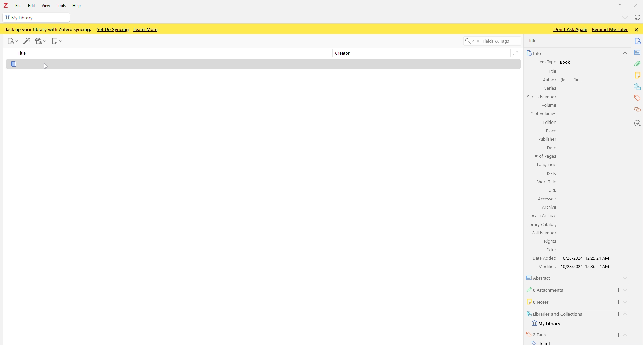  Describe the element at coordinates (549, 80) in the screenshot. I see `Author` at that location.